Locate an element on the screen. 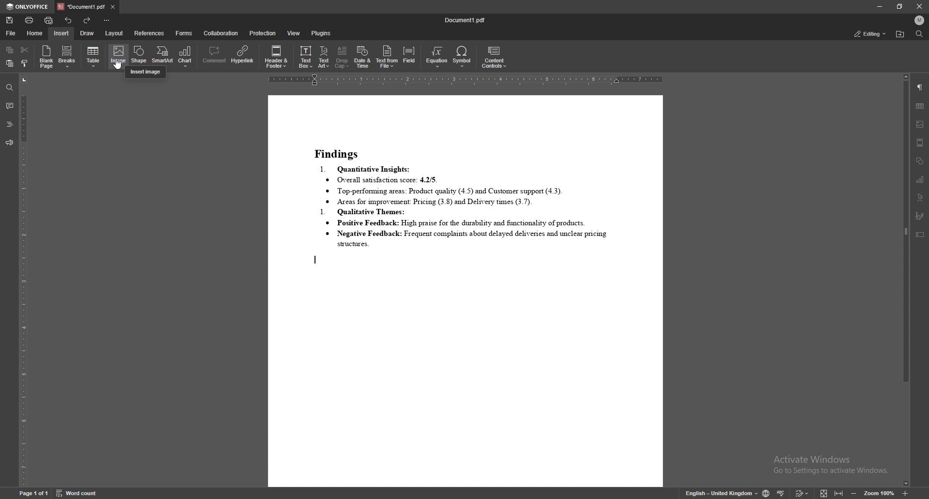 Image resolution: width=929 pixels, height=499 pixels. copy style is located at coordinates (25, 64).